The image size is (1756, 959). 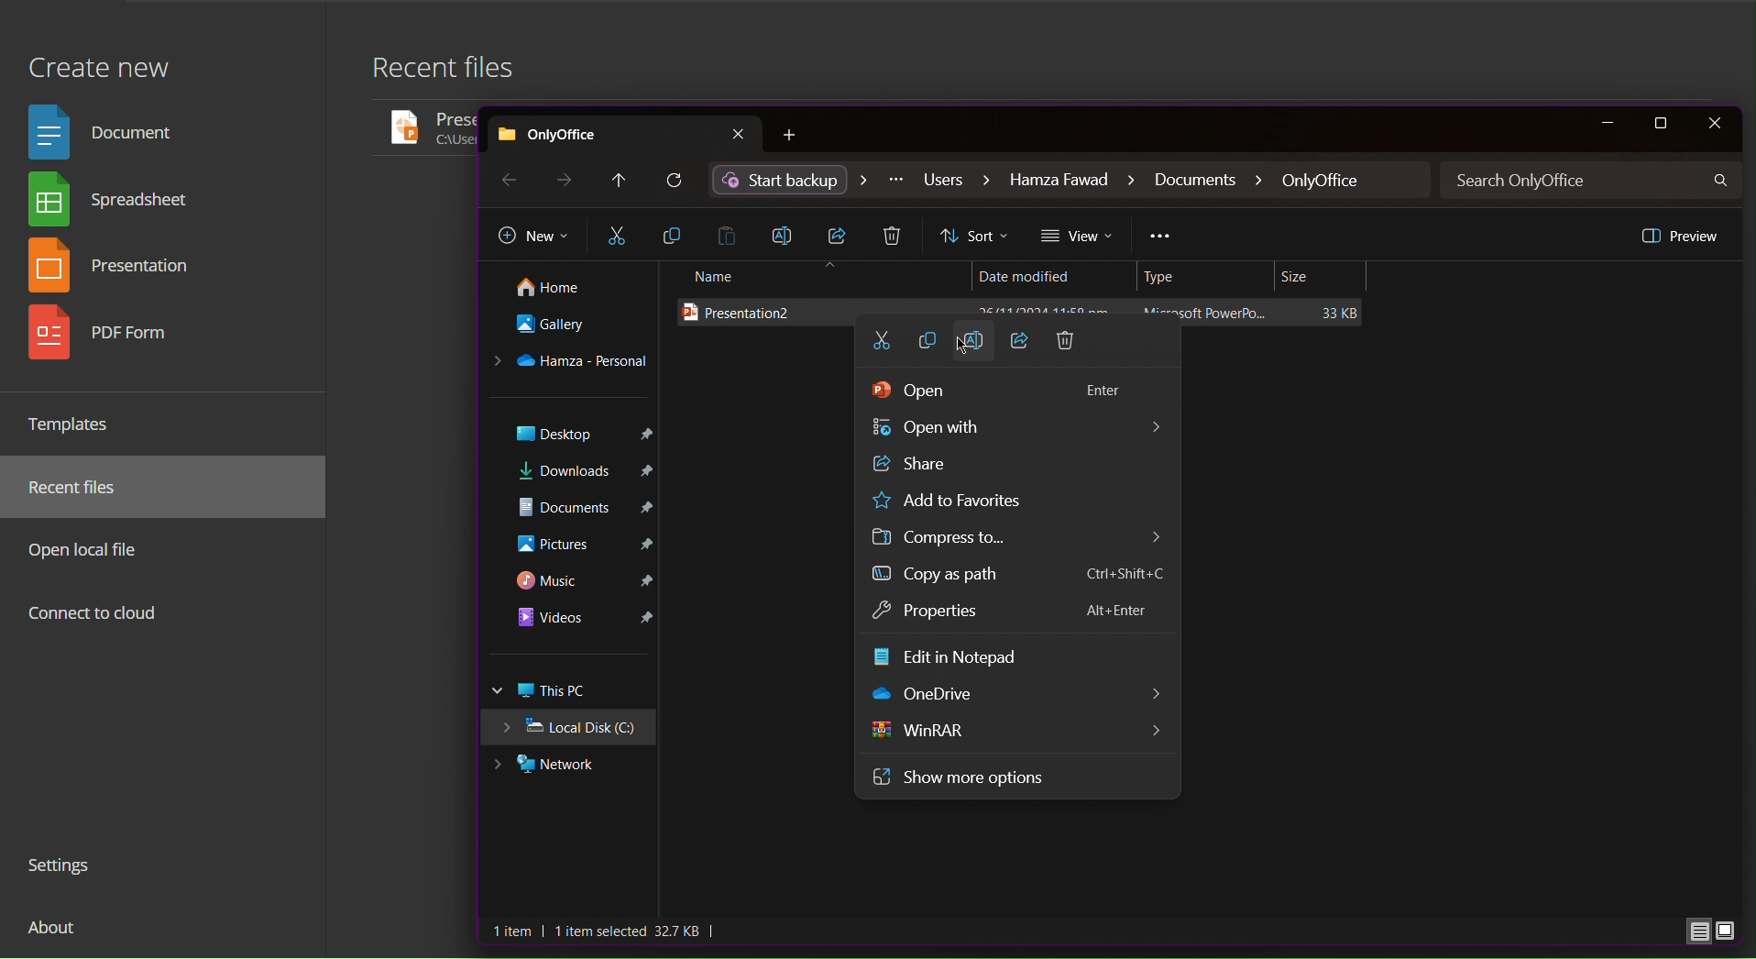 I want to click on Close, so click(x=1714, y=124).